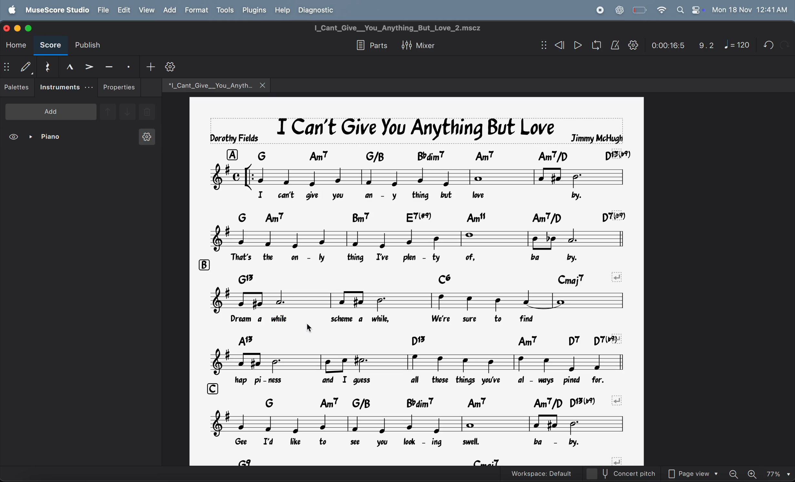  Describe the element at coordinates (27, 67) in the screenshot. I see `default` at that location.